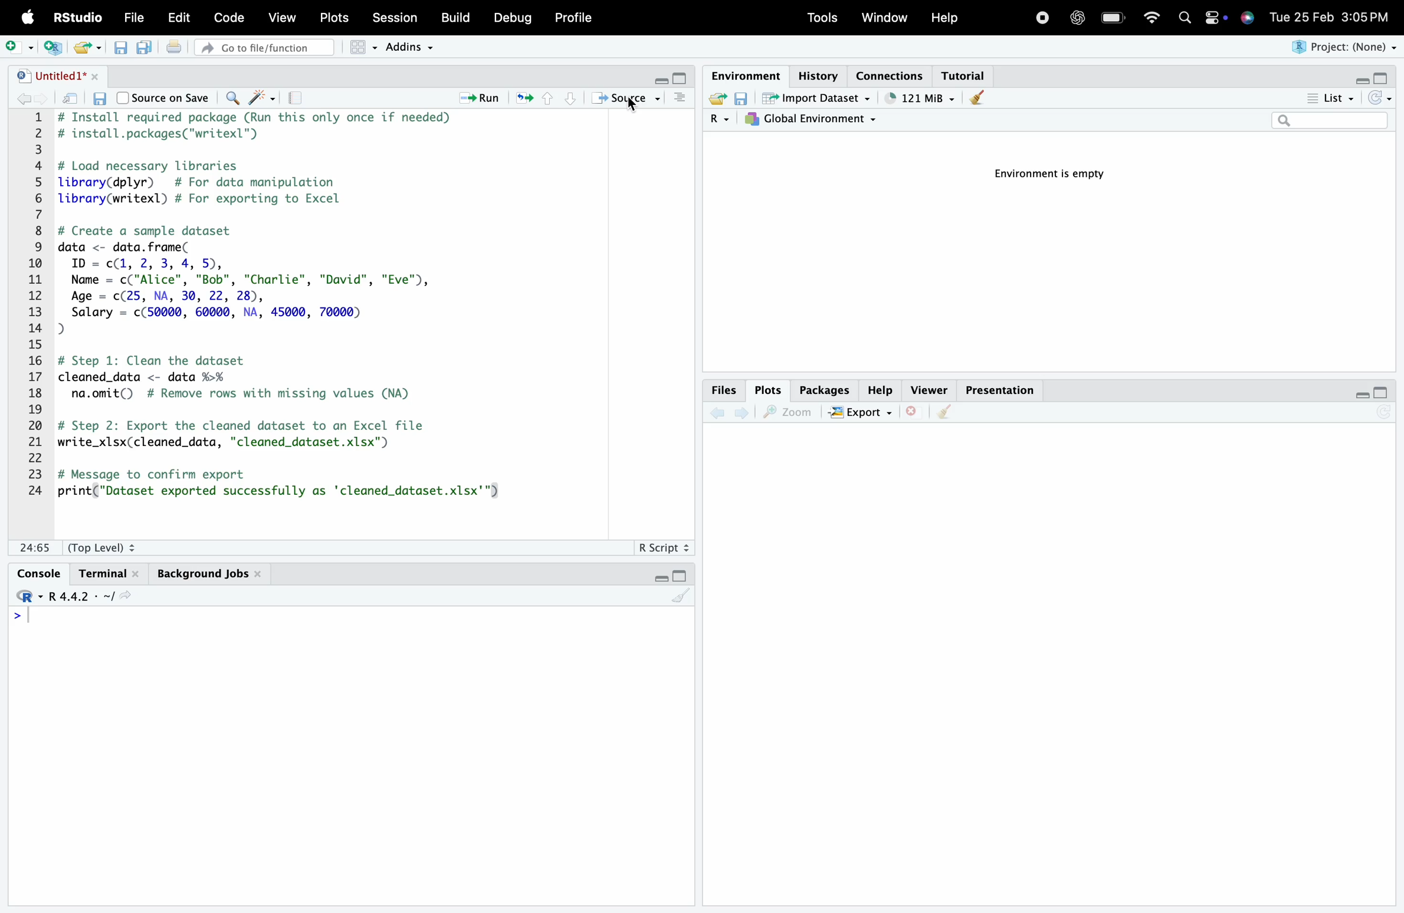  Describe the element at coordinates (817, 98) in the screenshot. I see `Import Dataset` at that location.